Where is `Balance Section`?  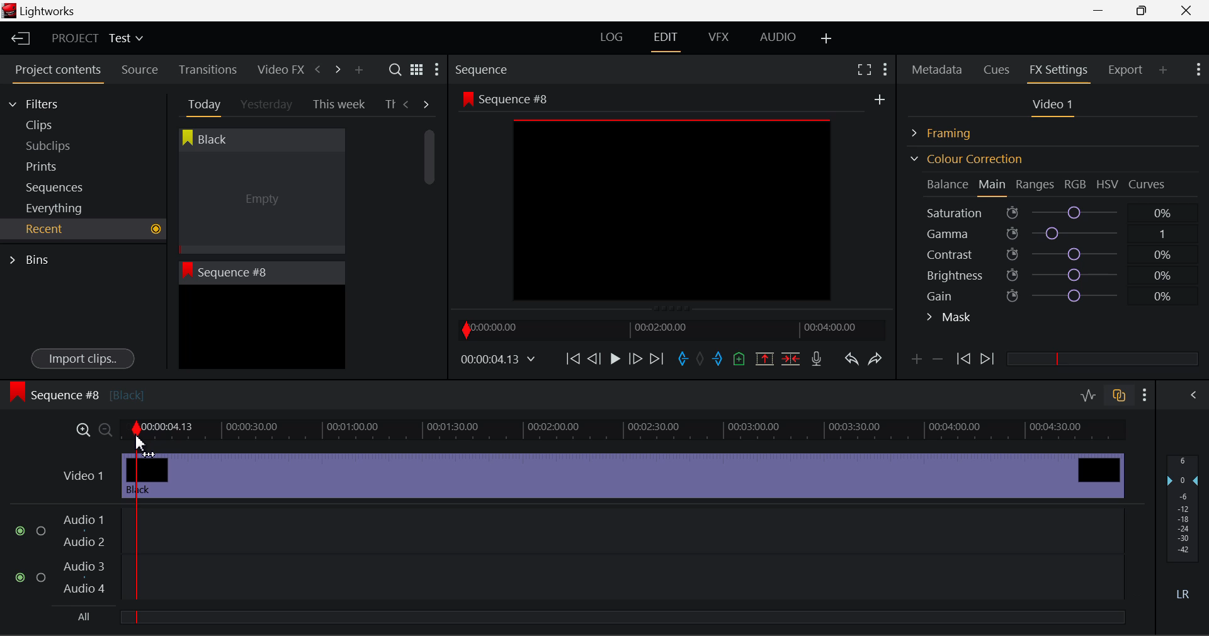
Balance Section is located at coordinates (949, 184).